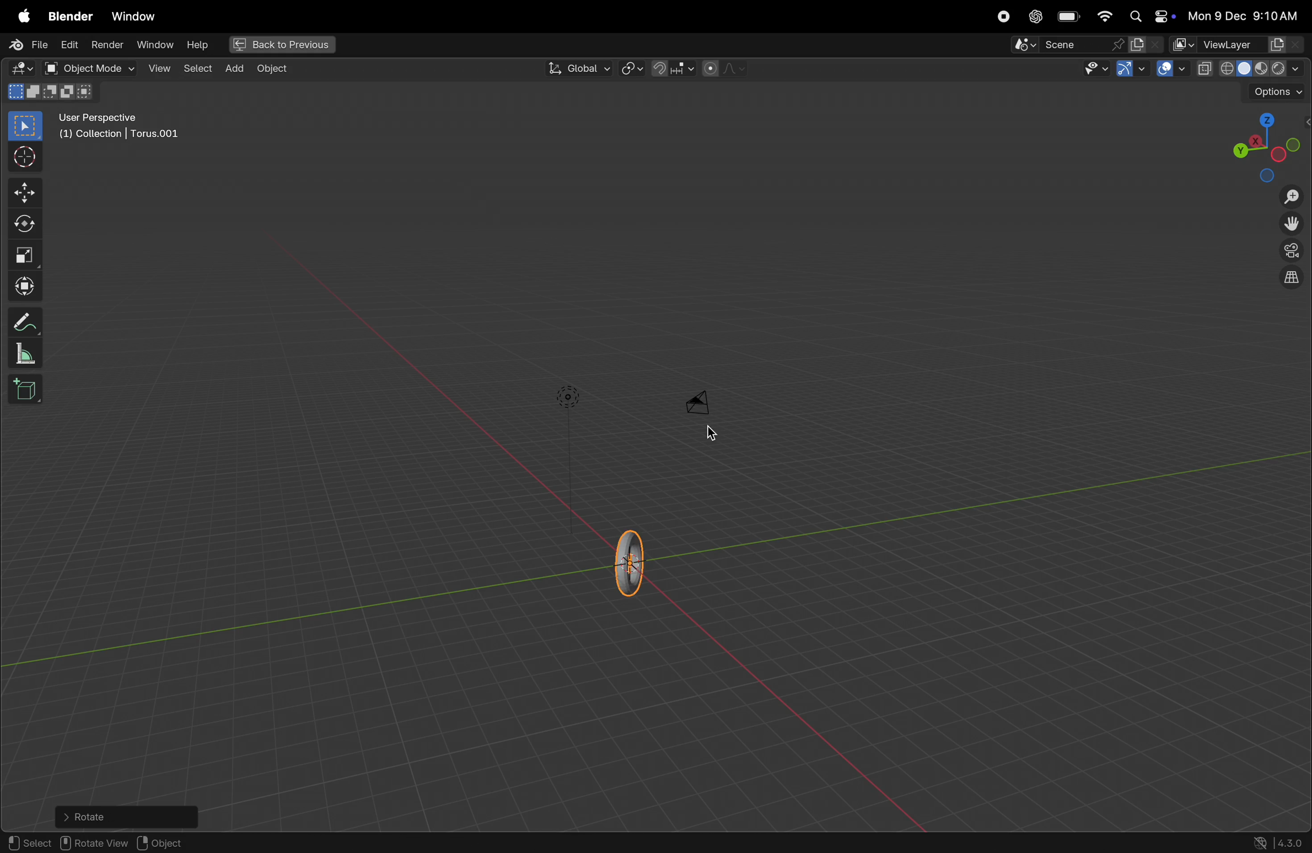 The image size is (1312, 853). What do you see at coordinates (716, 435) in the screenshot?
I see `cursor` at bounding box center [716, 435].